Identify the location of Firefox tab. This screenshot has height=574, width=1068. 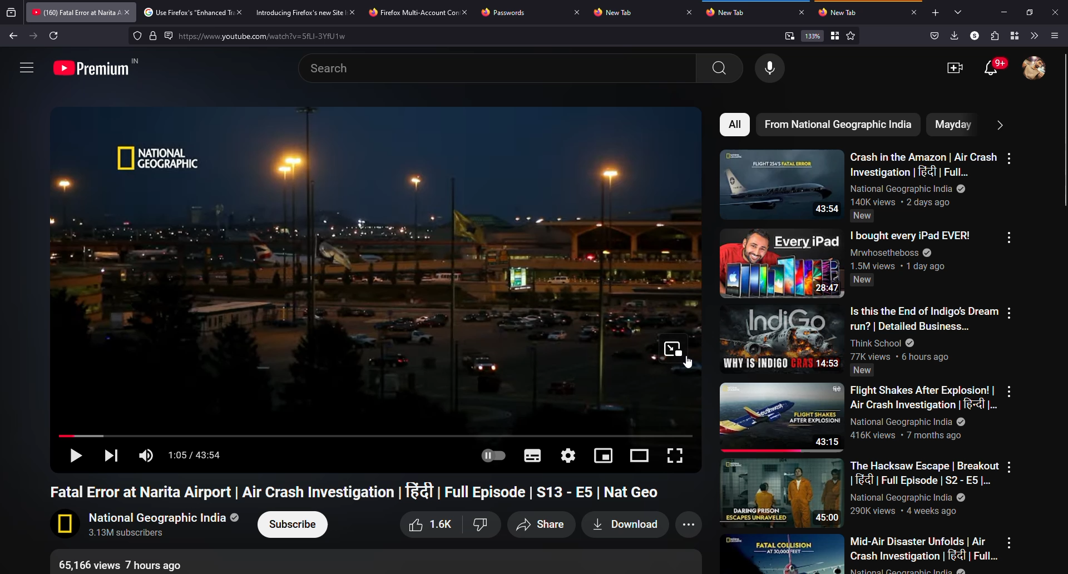
(411, 12).